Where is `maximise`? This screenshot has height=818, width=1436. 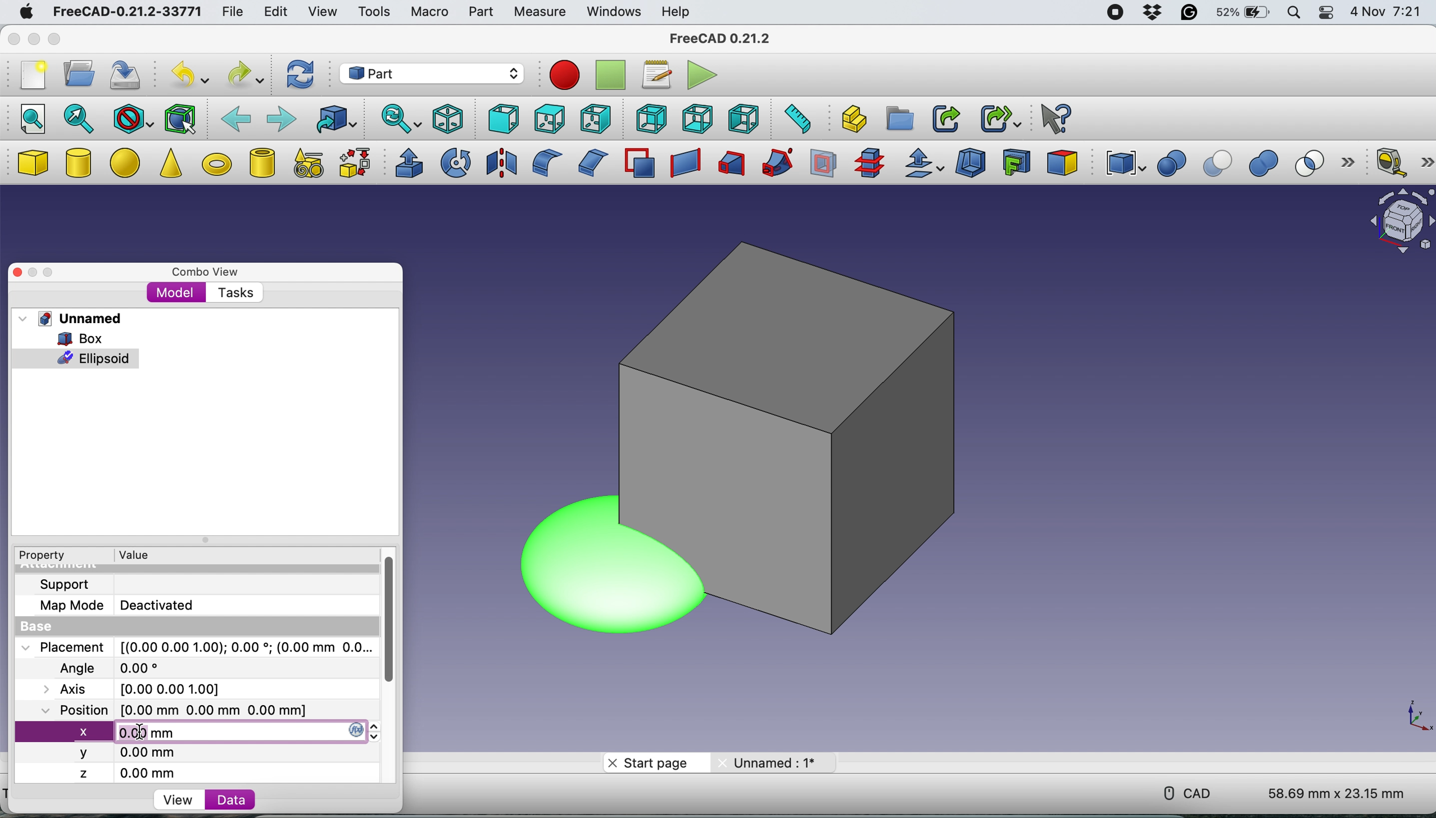 maximise is located at coordinates (59, 270).